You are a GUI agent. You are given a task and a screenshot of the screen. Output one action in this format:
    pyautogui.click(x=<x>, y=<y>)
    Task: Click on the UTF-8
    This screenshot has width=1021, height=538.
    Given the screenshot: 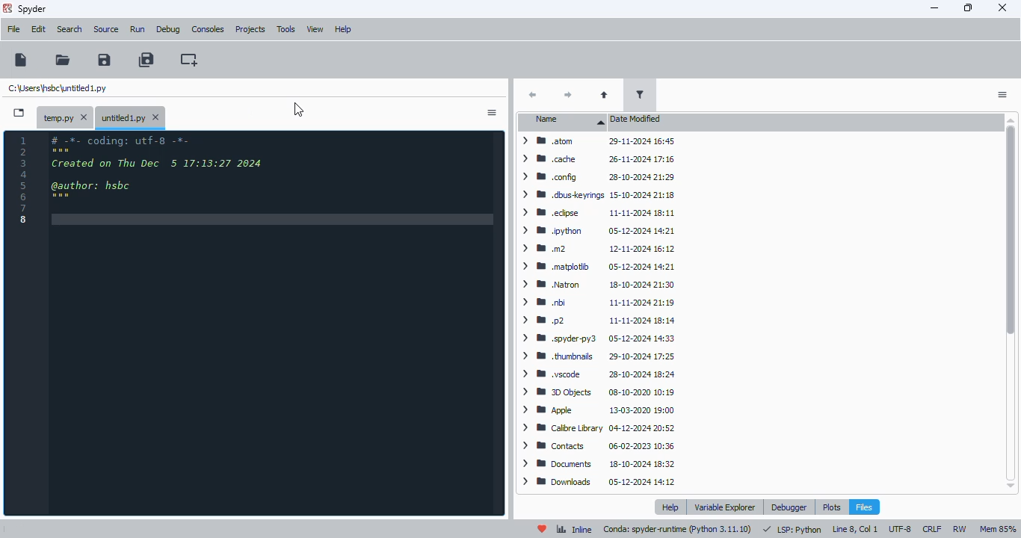 What is the action you would take?
    pyautogui.click(x=901, y=530)
    